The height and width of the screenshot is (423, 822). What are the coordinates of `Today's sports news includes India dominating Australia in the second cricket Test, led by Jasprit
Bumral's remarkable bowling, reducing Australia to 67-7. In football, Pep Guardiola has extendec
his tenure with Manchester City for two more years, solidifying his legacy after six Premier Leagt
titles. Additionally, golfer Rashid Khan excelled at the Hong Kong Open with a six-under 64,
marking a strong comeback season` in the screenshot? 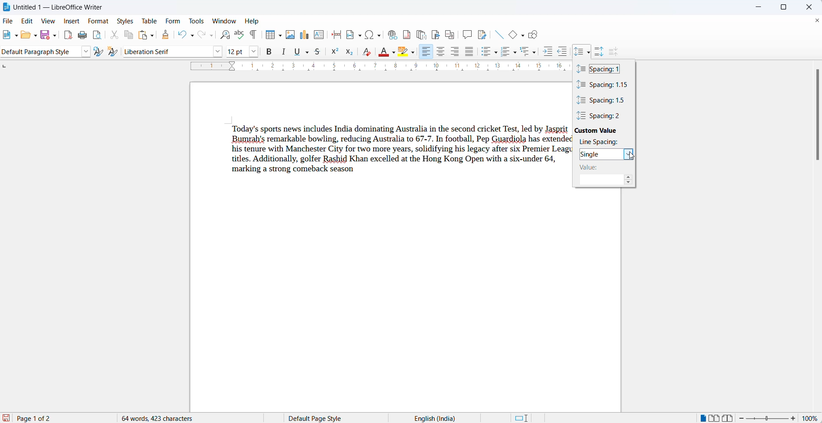 It's located at (396, 150).